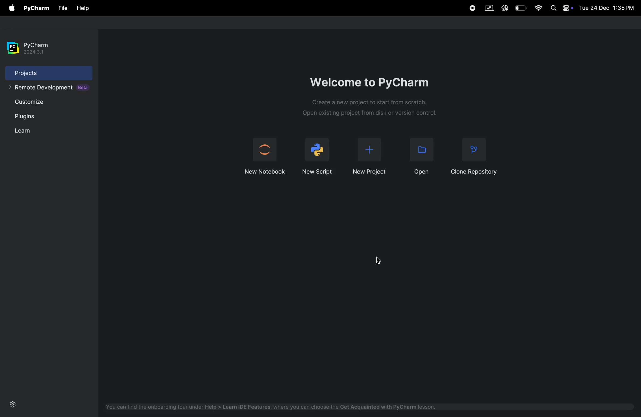  What do you see at coordinates (271, 408) in the screenshot?
I see `onboard tool help` at bounding box center [271, 408].